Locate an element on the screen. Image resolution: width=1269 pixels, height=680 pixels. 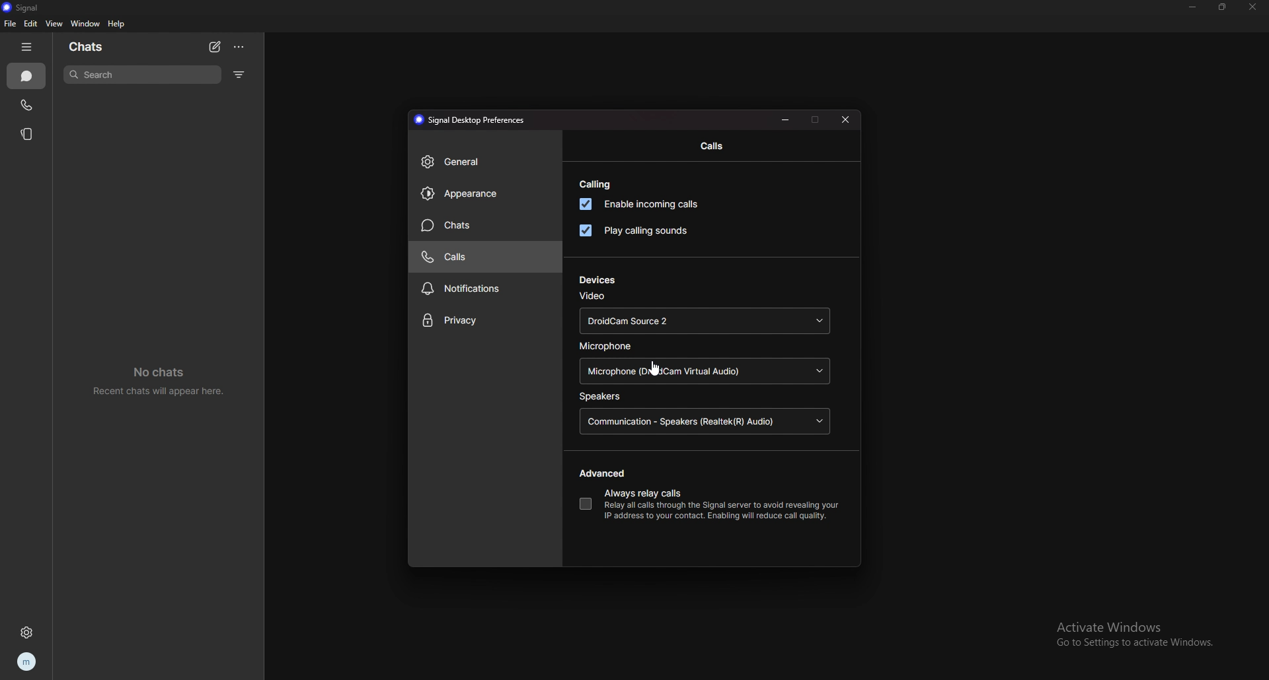
stories is located at coordinates (27, 133).